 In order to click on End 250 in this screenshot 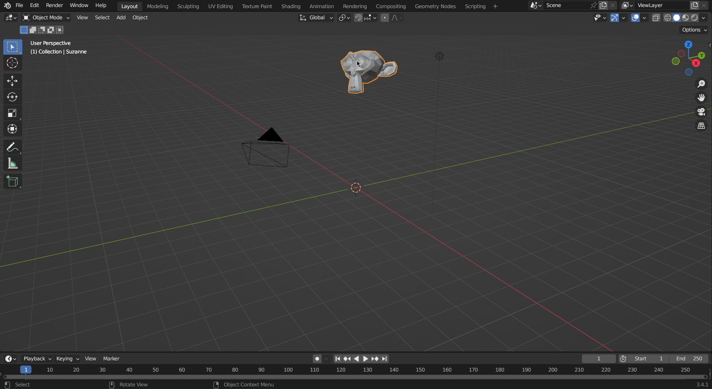, I will do `click(689, 359)`.